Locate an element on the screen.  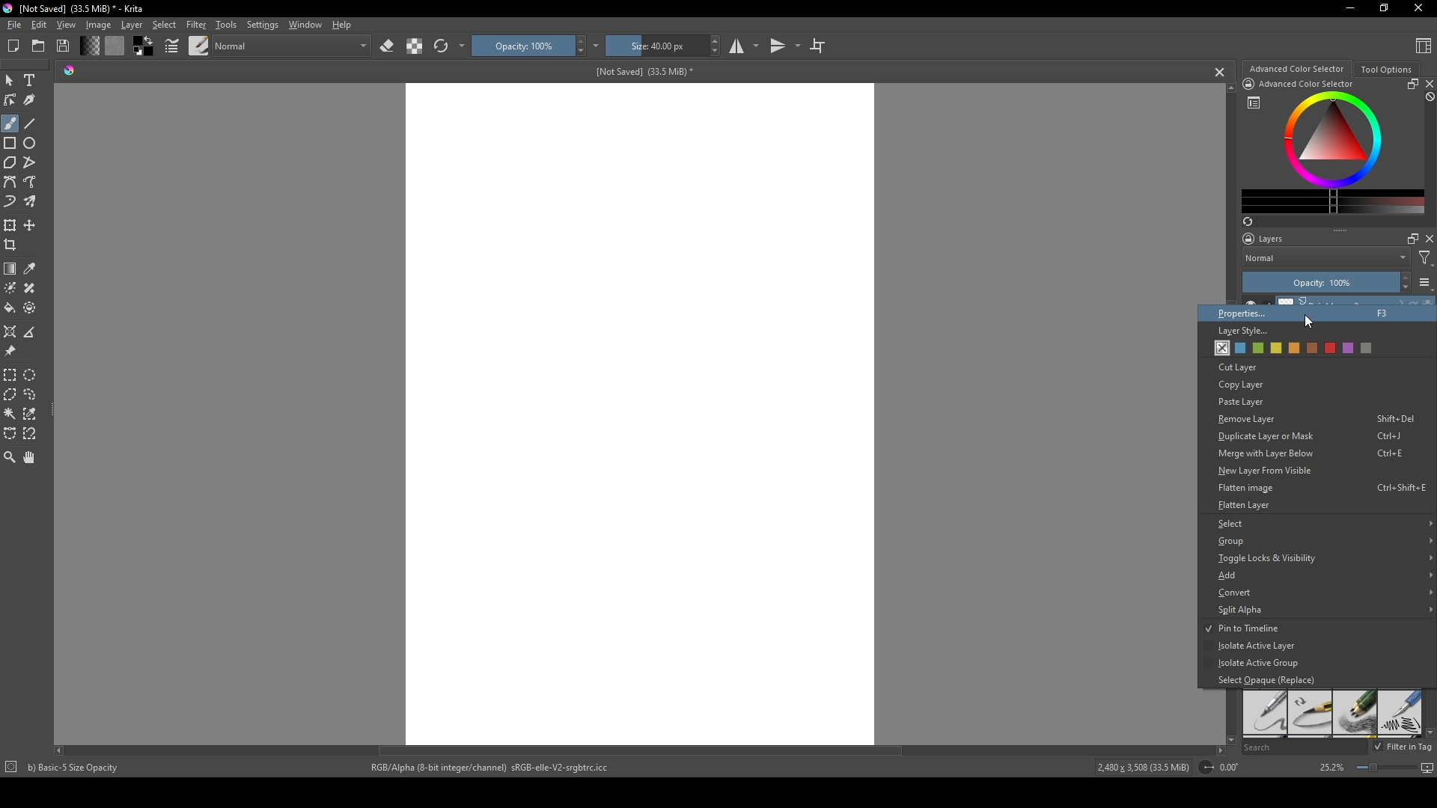
| Merge with Layer Below CHrieE is located at coordinates (1309, 453).